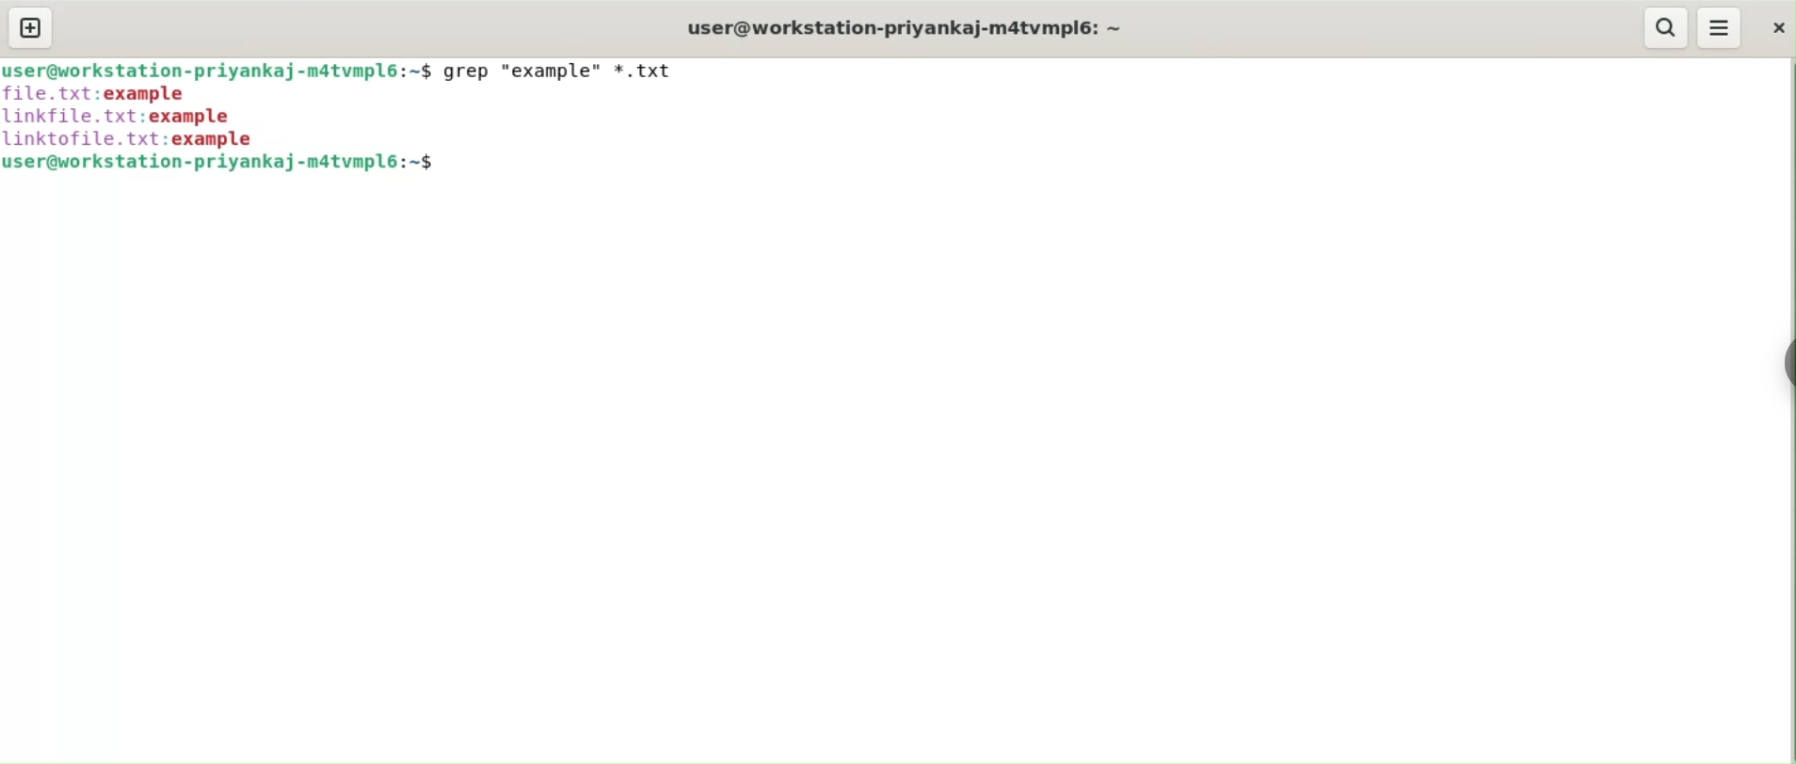  Describe the element at coordinates (1666, 26) in the screenshot. I see `search` at that location.